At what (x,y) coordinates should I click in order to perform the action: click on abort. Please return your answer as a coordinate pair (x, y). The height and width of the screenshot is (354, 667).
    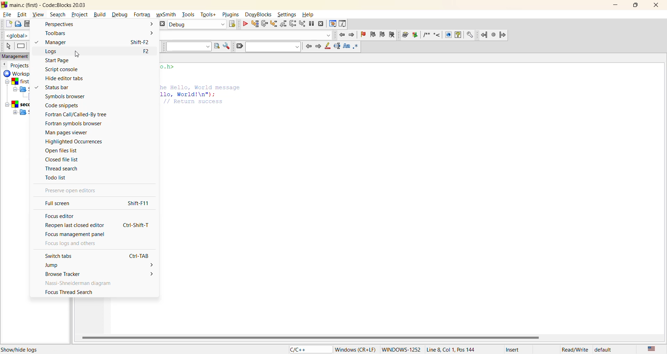
    Looking at the image, I should click on (162, 24).